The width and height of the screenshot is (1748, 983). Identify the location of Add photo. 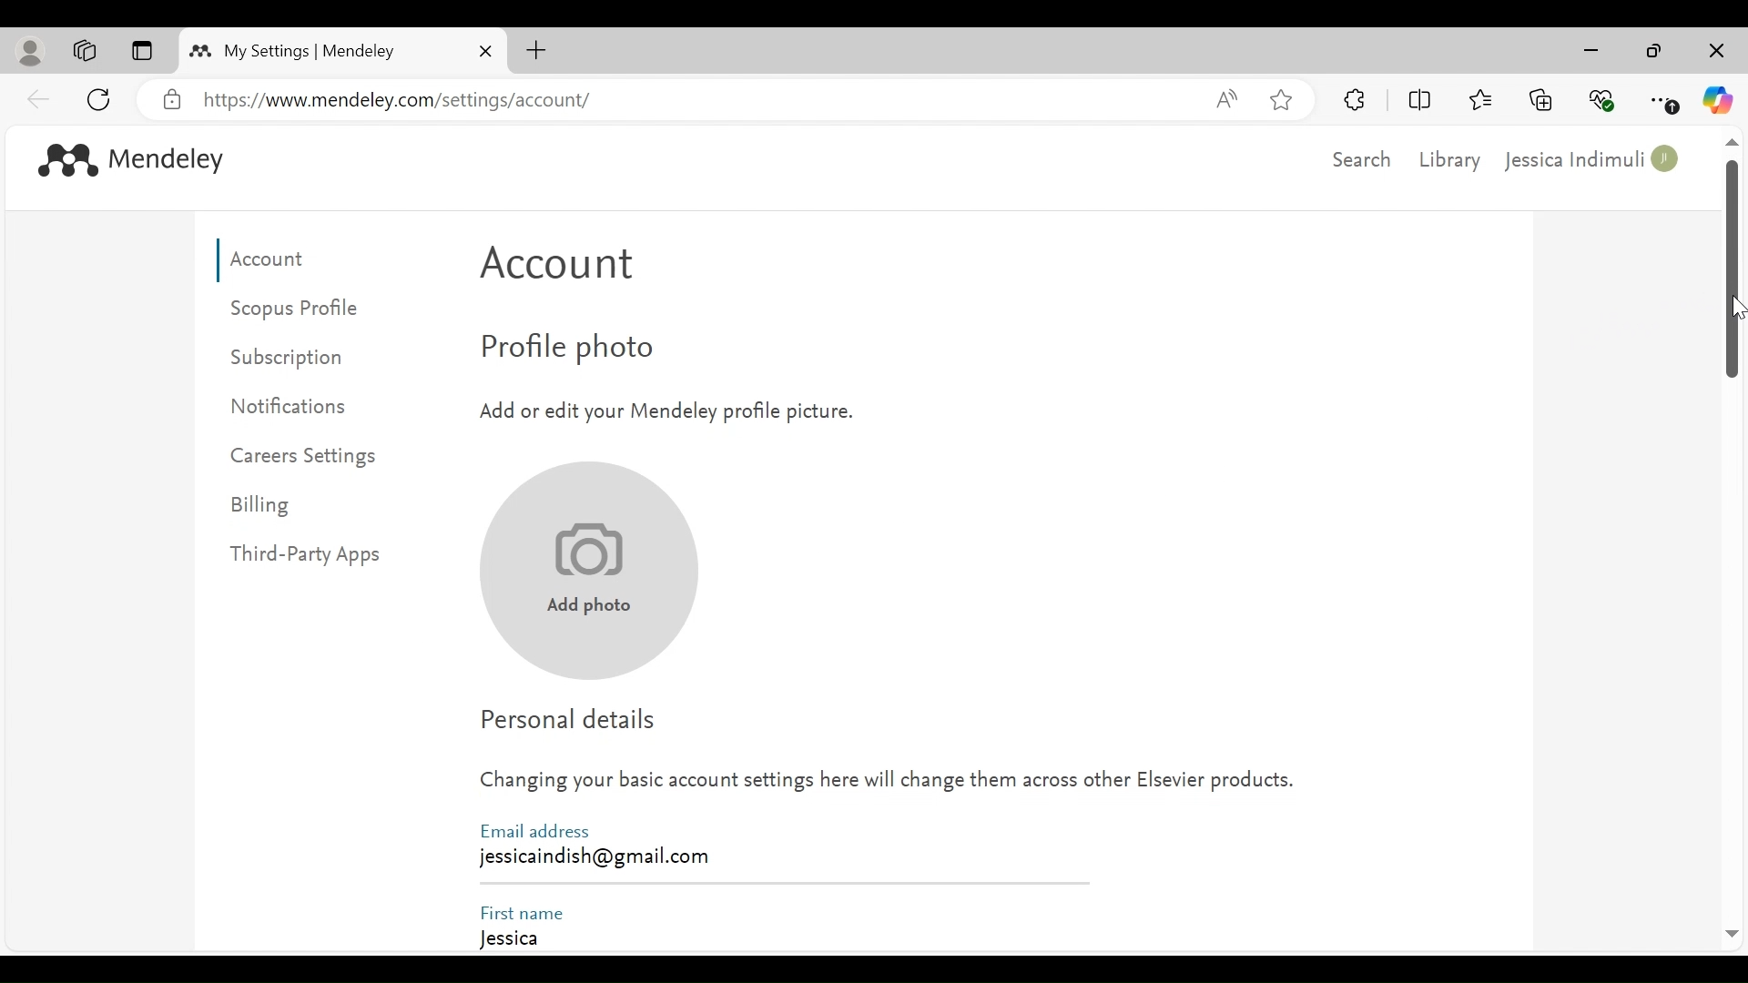
(584, 572).